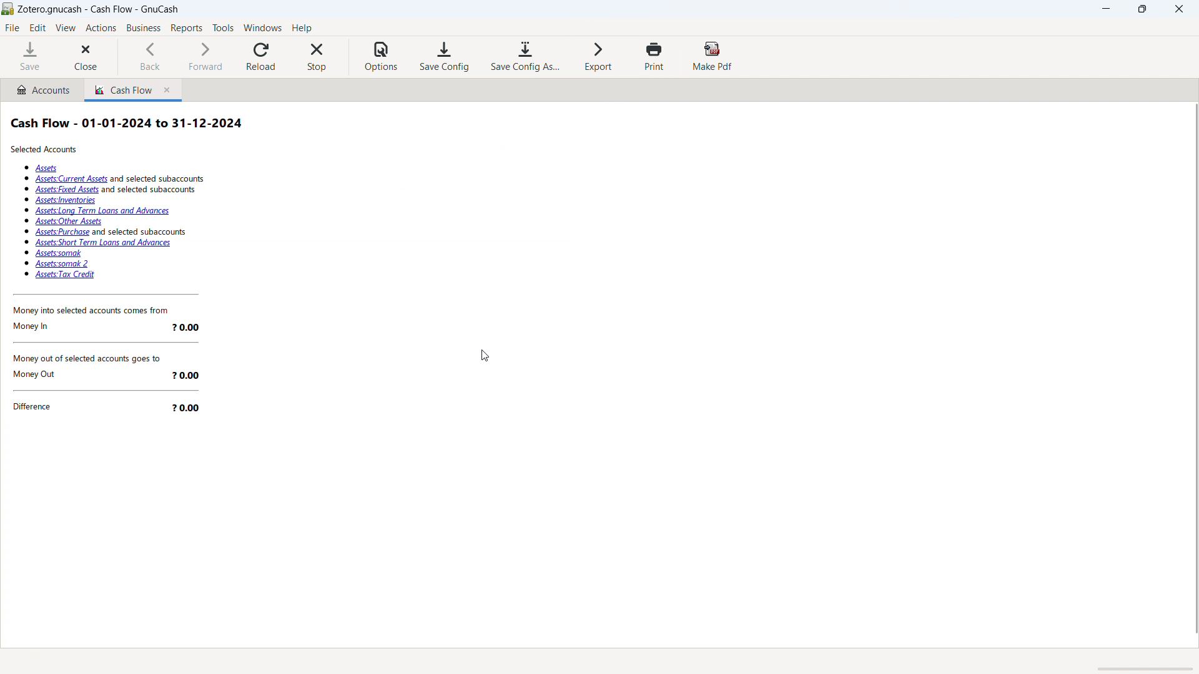 The width and height of the screenshot is (1199, 674). What do you see at coordinates (262, 57) in the screenshot?
I see `reload` at bounding box center [262, 57].